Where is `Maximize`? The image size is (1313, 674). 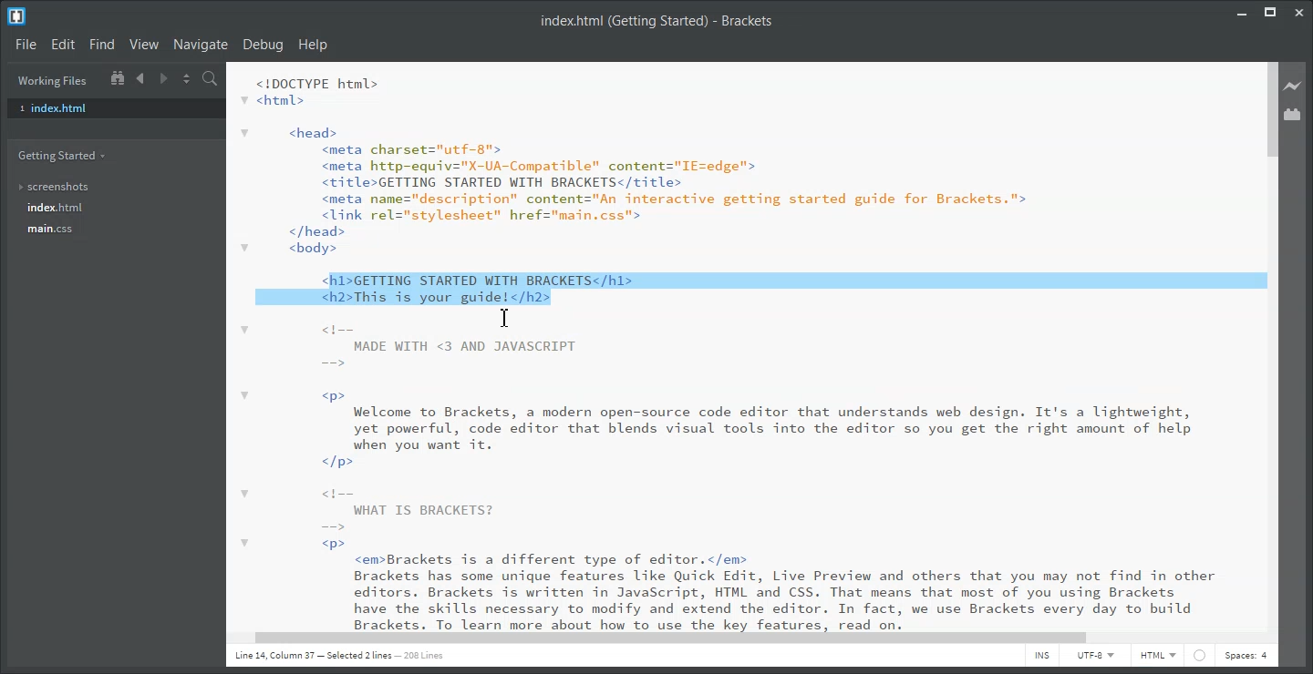 Maximize is located at coordinates (1271, 12).